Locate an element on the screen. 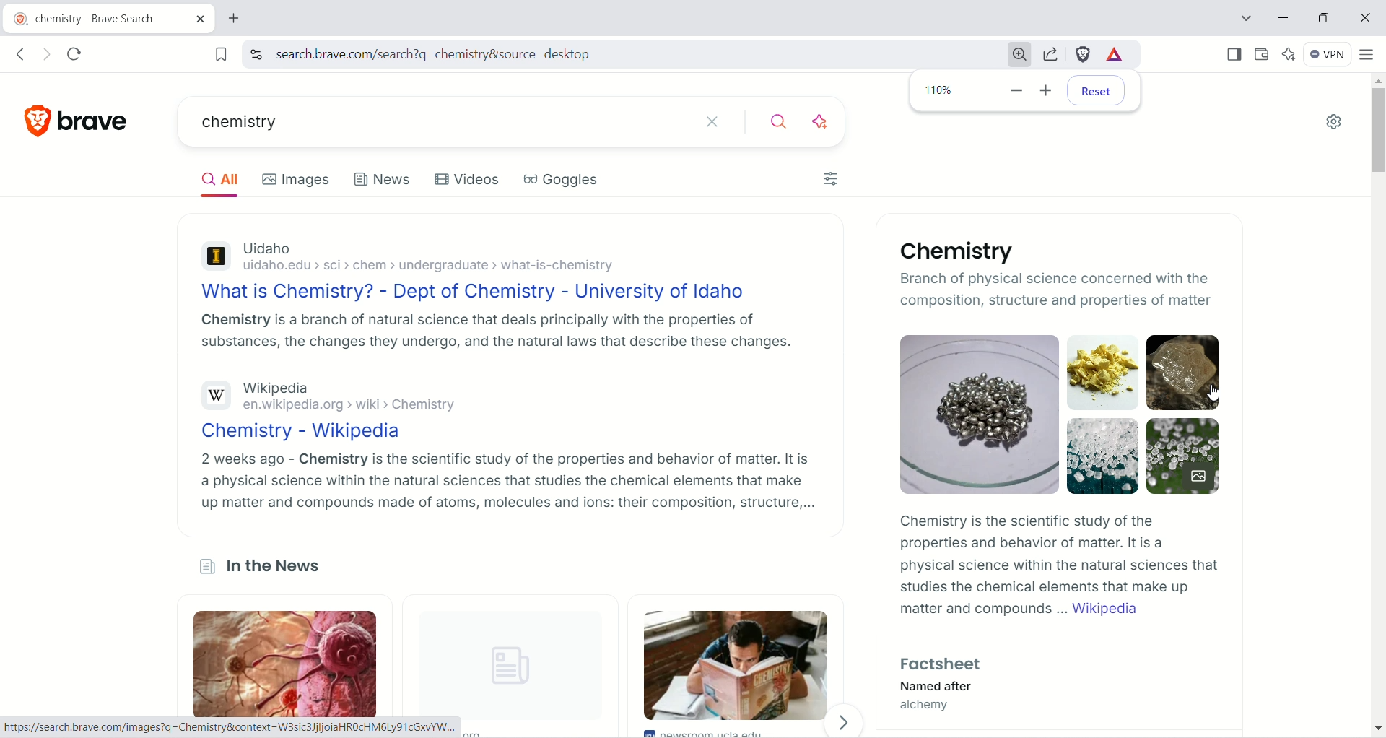 This screenshot has width=1386, height=738. zoom out is located at coordinates (1015, 91).